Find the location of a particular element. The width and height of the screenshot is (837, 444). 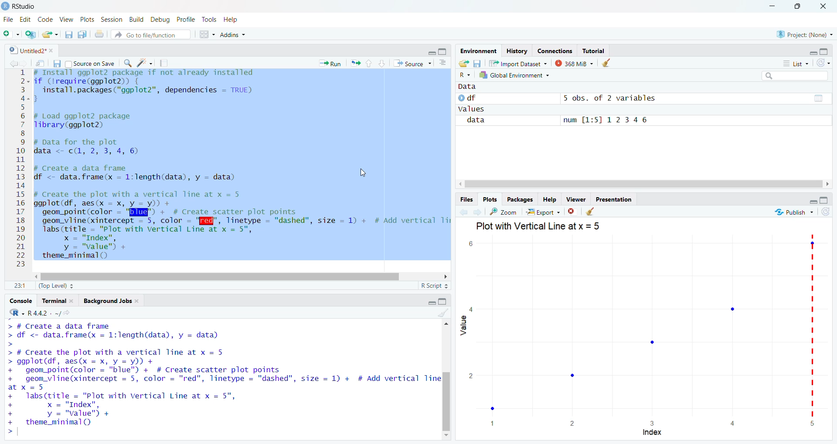

search is located at coordinates (127, 63).